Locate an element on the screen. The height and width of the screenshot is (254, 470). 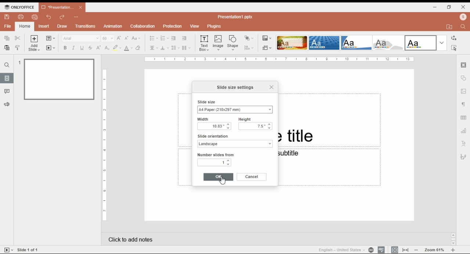
chart settings is located at coordinates (464, 131).